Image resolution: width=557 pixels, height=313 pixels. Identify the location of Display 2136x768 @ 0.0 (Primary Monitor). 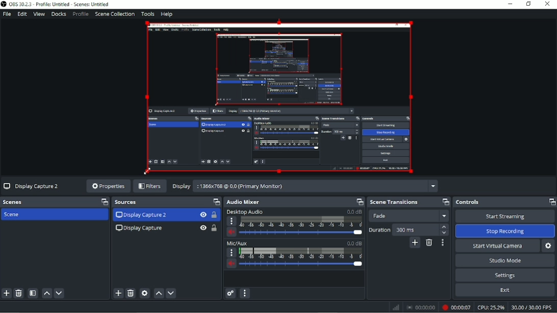
(305, 187).